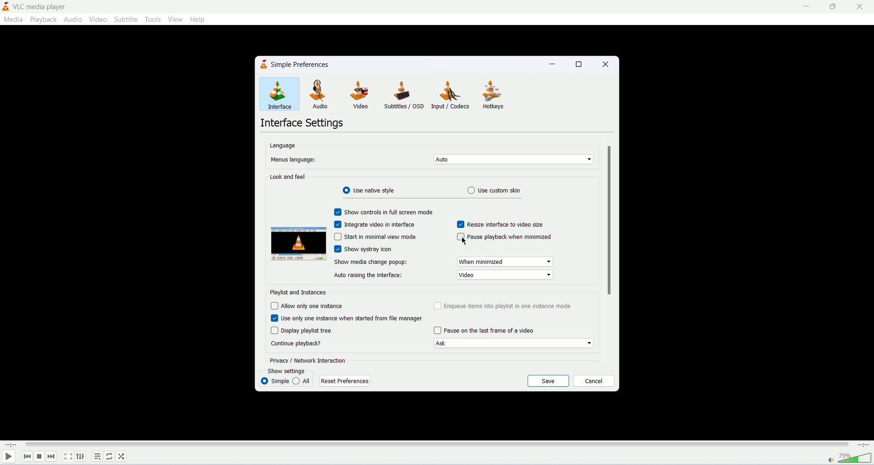 The image size is (874, 465). What do you see at coordinates (73, 20) in the screenshot?
I see `audio` at bounding box center [73, 20].